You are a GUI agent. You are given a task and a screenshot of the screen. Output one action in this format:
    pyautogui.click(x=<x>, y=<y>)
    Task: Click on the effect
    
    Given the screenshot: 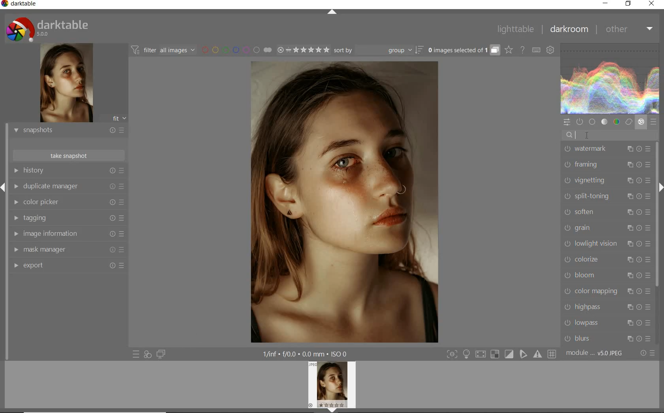 What is the action you would take?
    pyautogui.click(x=641, y=122)
    